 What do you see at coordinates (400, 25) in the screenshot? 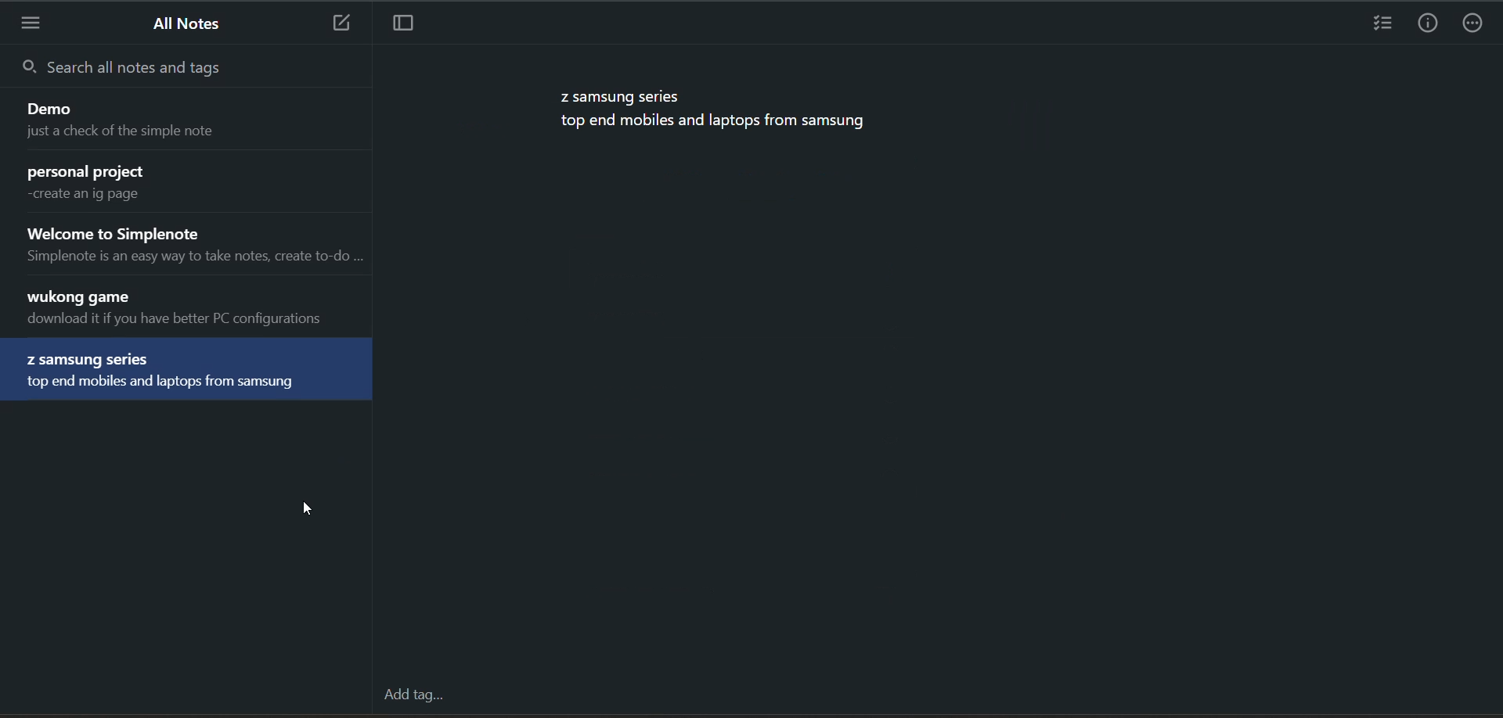
I see `toggle focus mode` at bounding box center [400, 25].